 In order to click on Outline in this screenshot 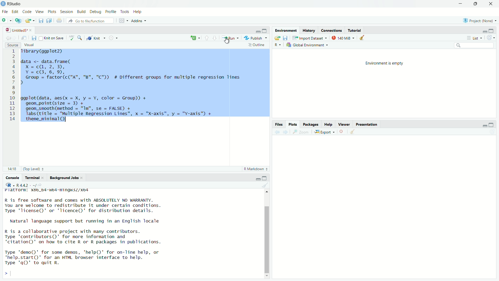, I will do `click(257, 45)`.